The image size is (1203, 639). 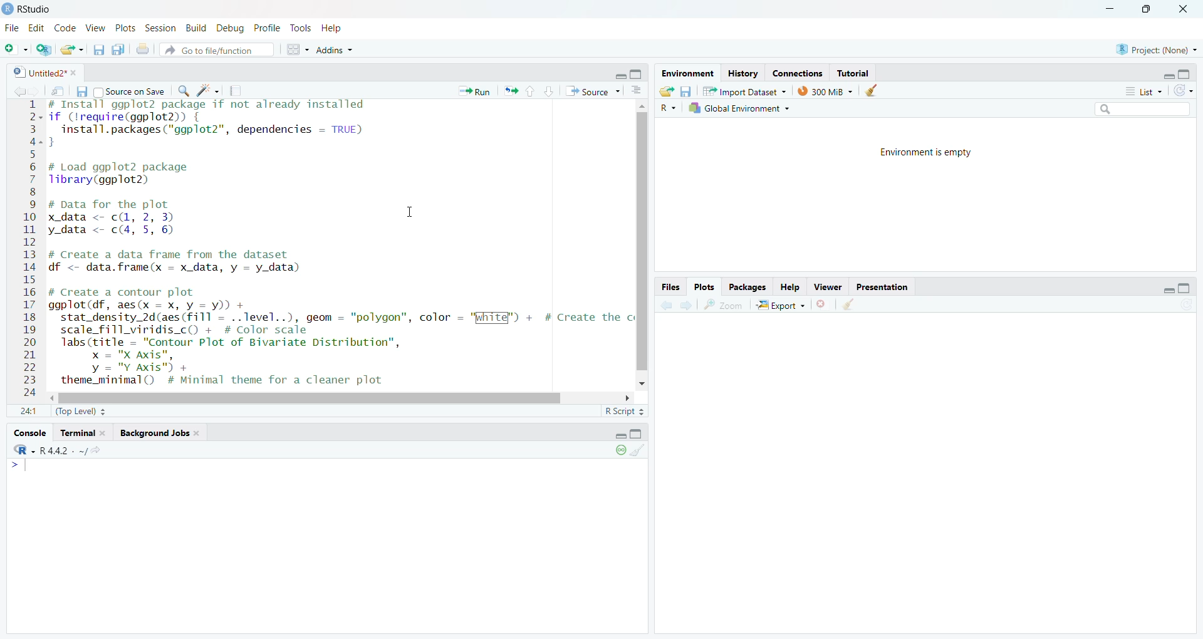 I want to click on find/replace, so click(x=182, y=91).